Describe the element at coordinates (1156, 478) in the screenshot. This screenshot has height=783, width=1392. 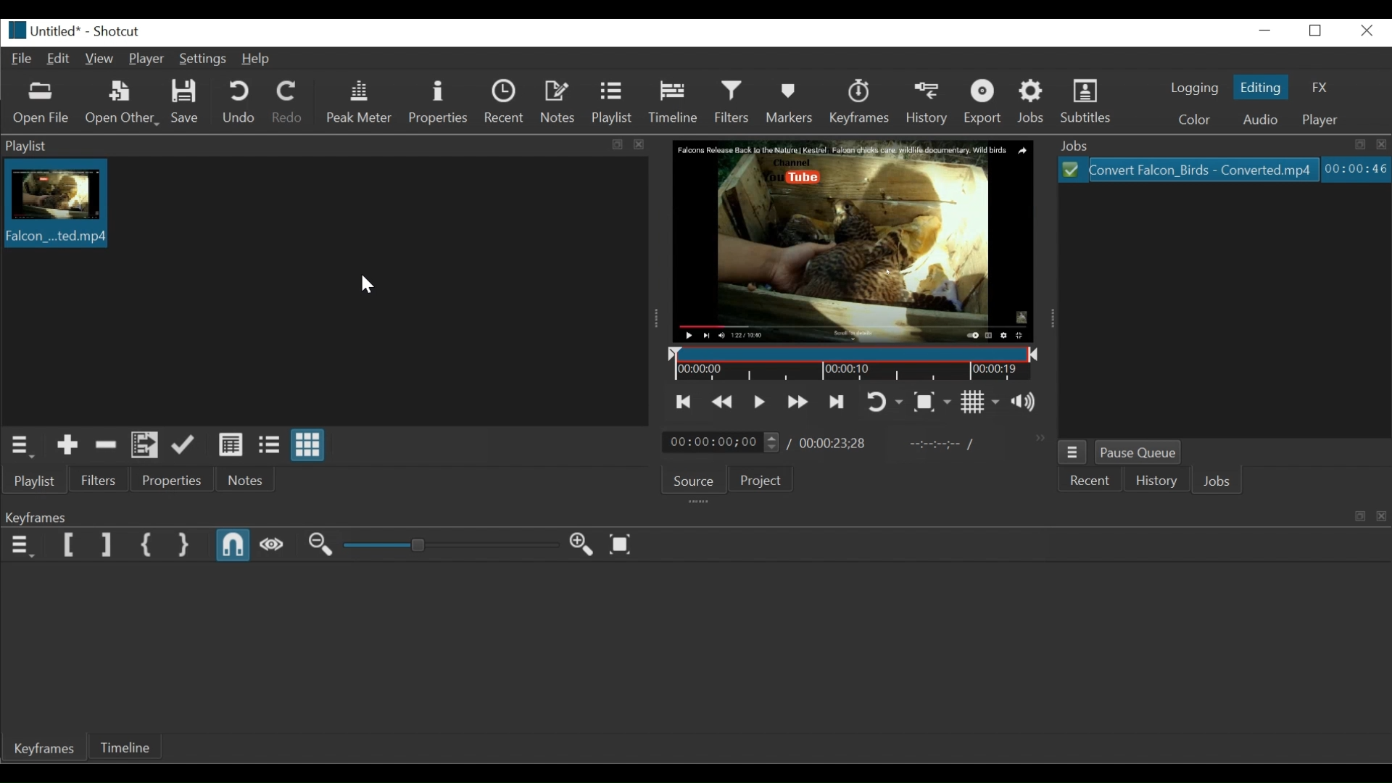
I see `History` at that location.